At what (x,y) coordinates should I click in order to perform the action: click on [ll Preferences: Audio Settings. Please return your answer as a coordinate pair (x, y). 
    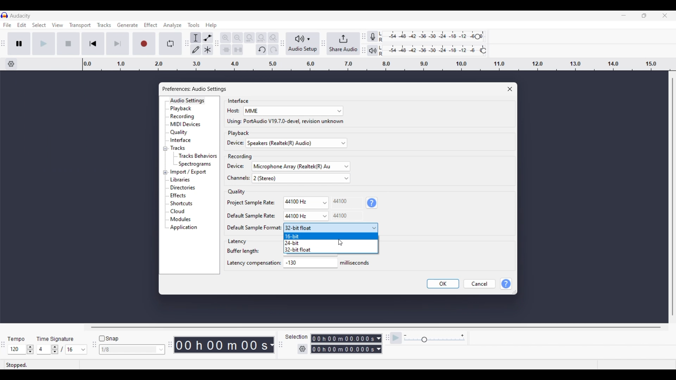
    Looking at the image, I should click on (196, 88).